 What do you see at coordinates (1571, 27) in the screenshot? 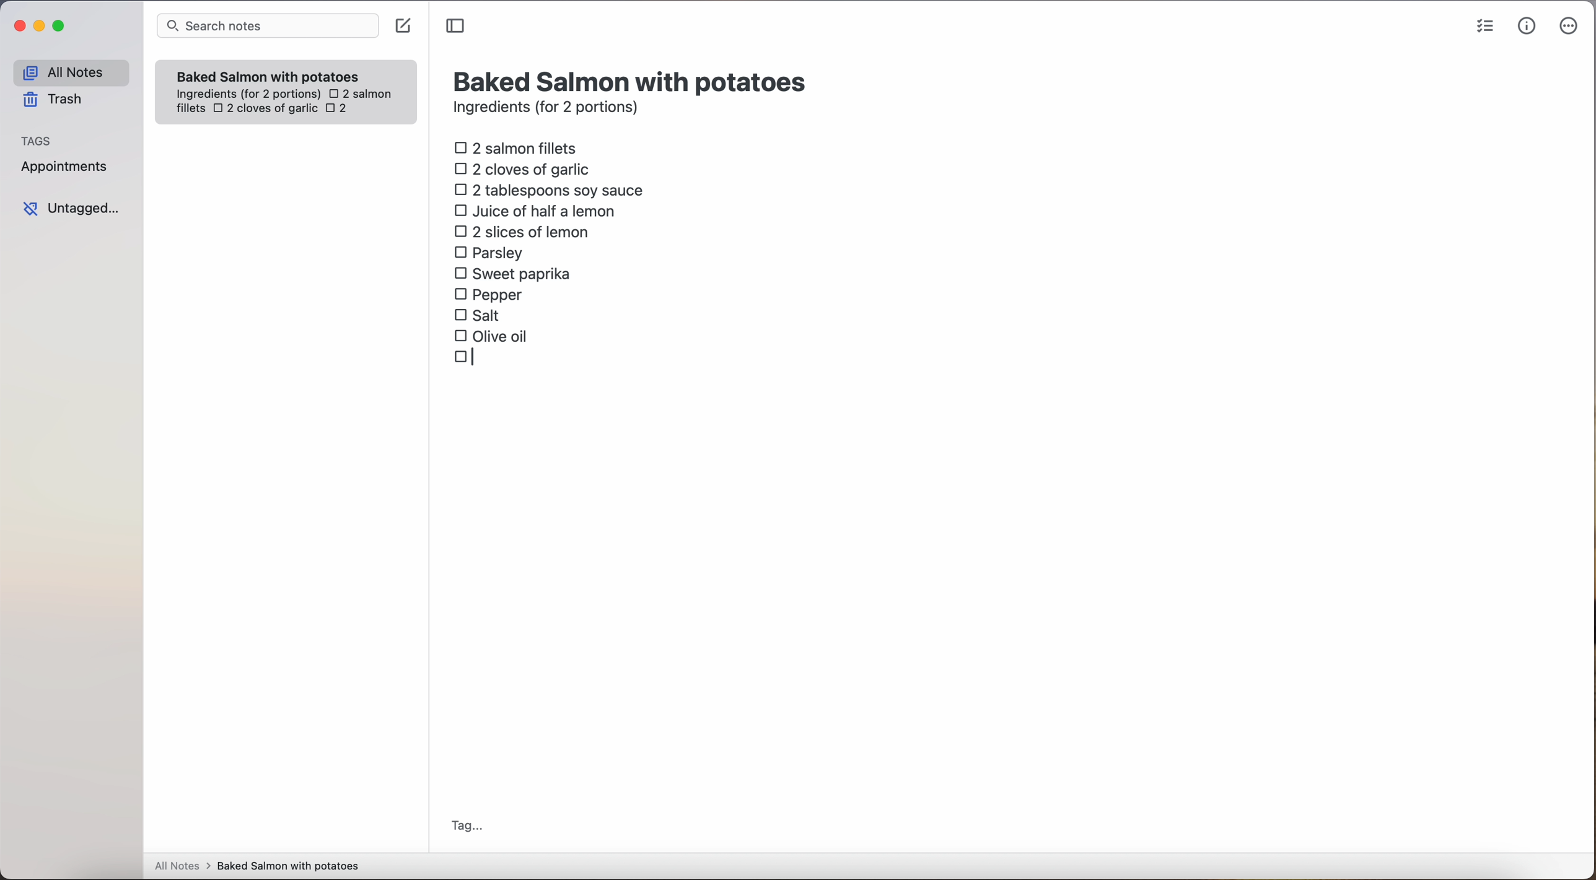
I see `more options` at bounding box center [1571, 27].